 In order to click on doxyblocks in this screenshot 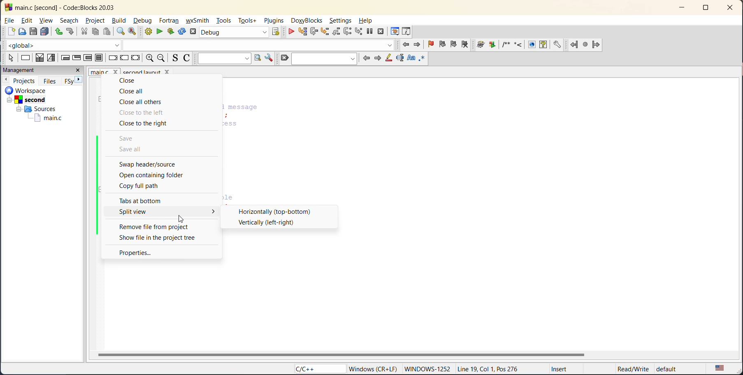, I will do `click(307, 21)`.